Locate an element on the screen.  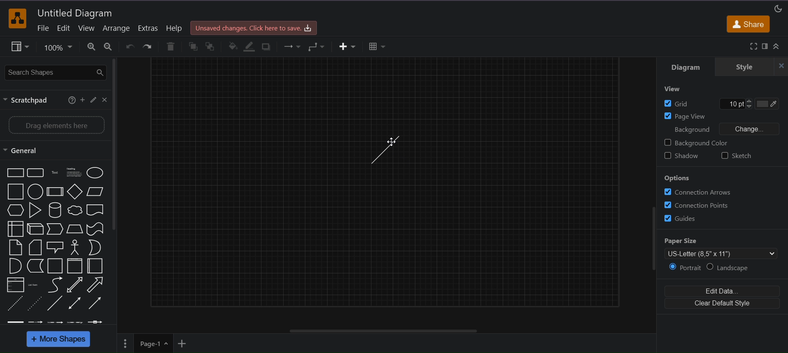
page 1 is located at coordinates (153, 343).